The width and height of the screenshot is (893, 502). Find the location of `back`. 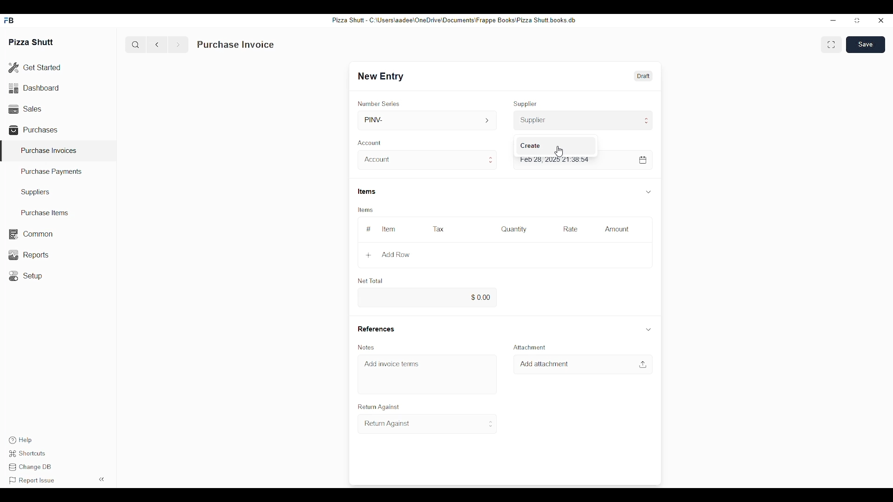

back is located at coordinates (159, 45).